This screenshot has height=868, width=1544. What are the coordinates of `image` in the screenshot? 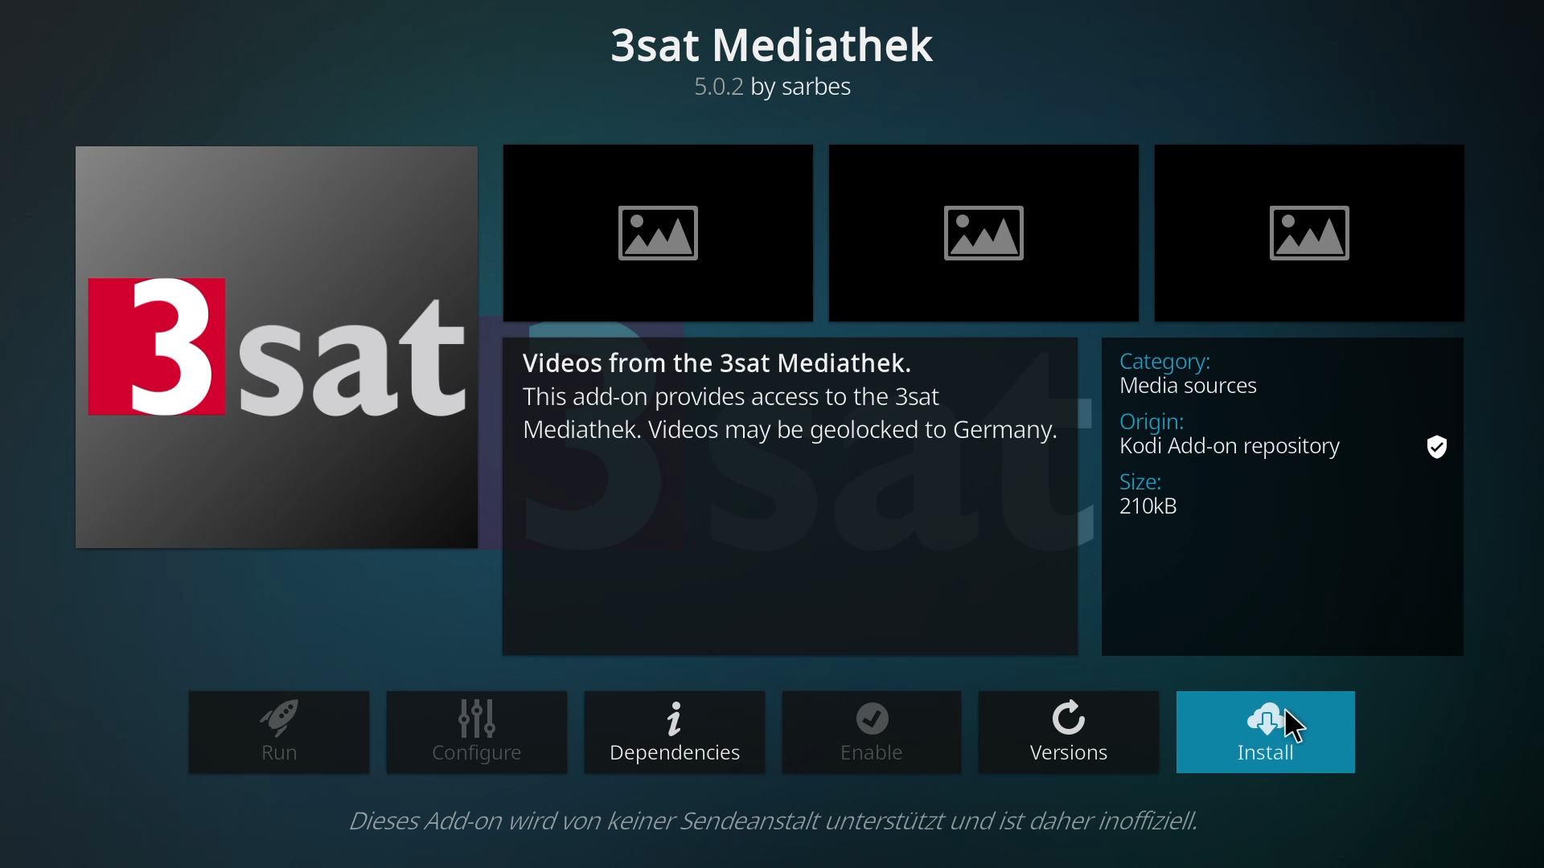 It's located at (678, 242).